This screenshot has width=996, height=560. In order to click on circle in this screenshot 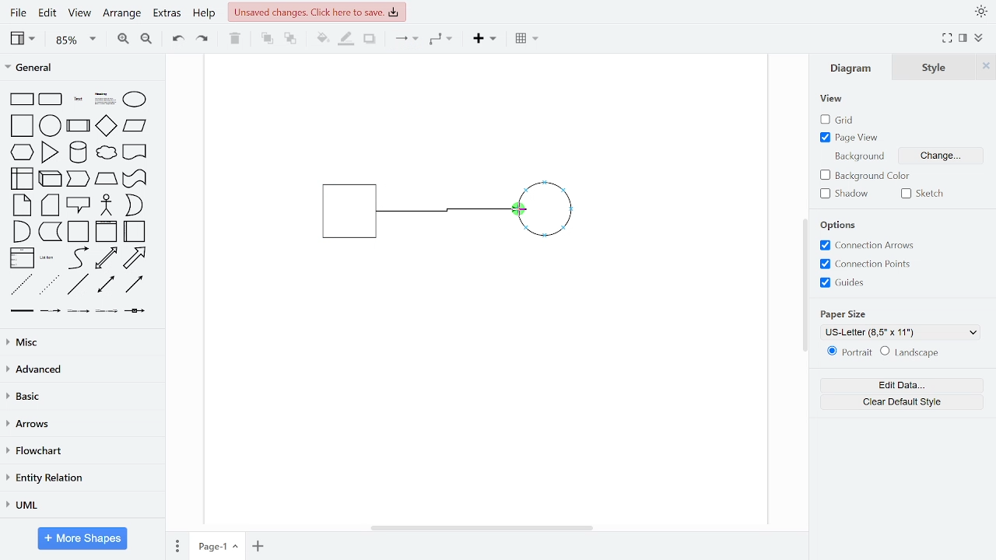, I will do `click(51, 125)`.